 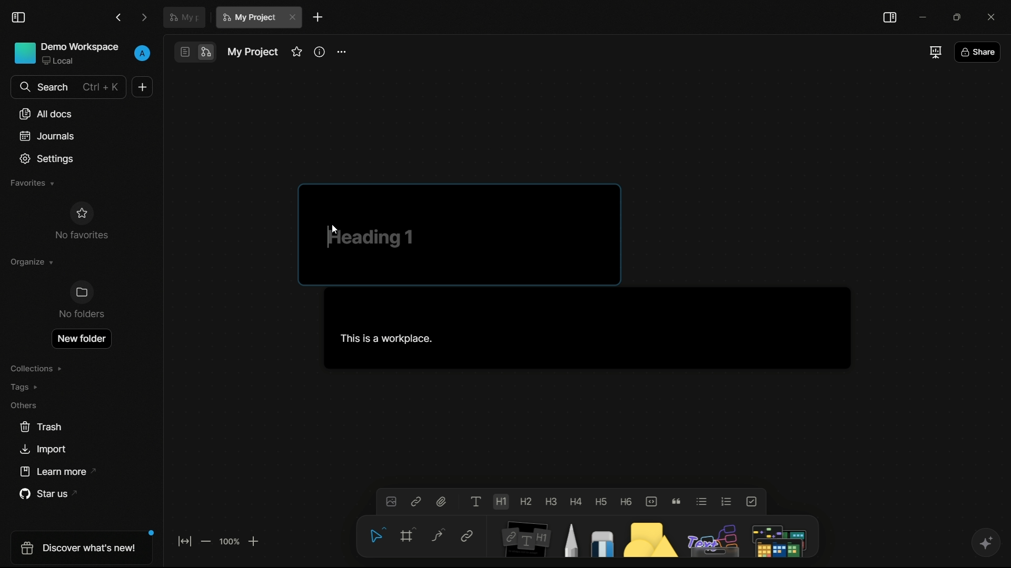 What do you see at coordinates (249, 18) in the screenshot?
I see `current document name` at bounding box center [249, 18].